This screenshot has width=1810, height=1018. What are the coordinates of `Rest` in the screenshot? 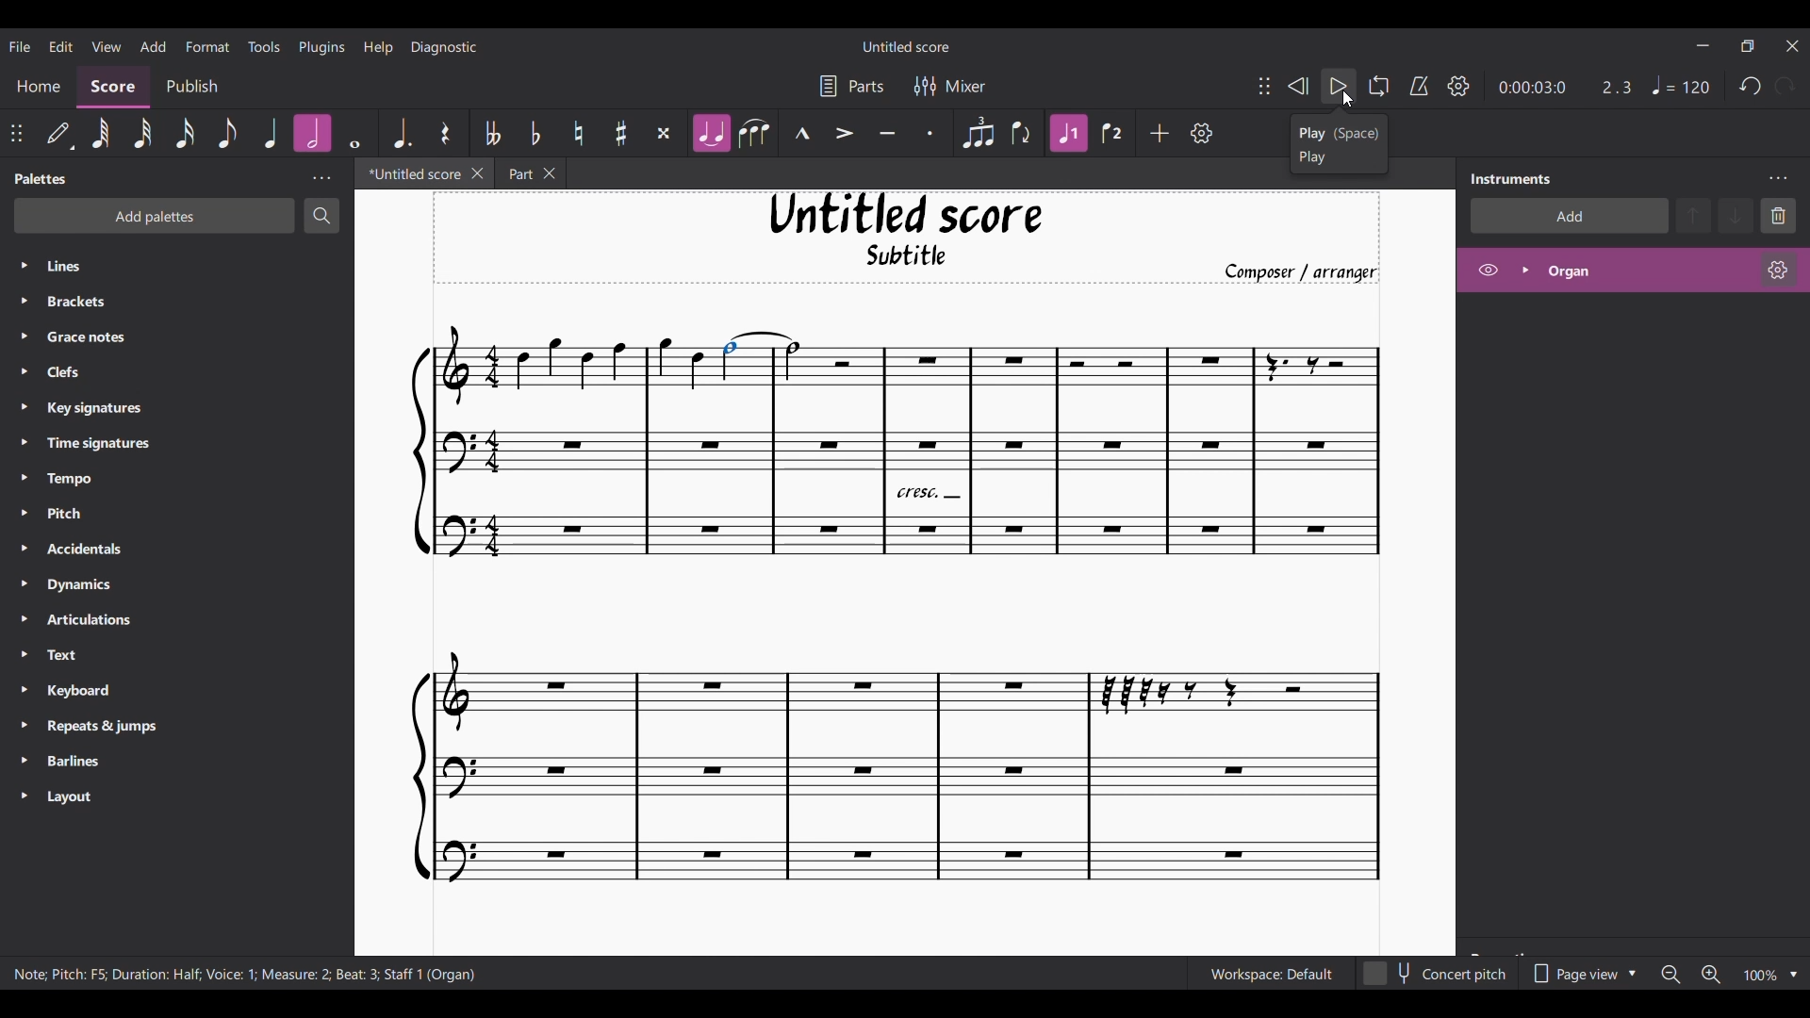 It's located at (447, 132).